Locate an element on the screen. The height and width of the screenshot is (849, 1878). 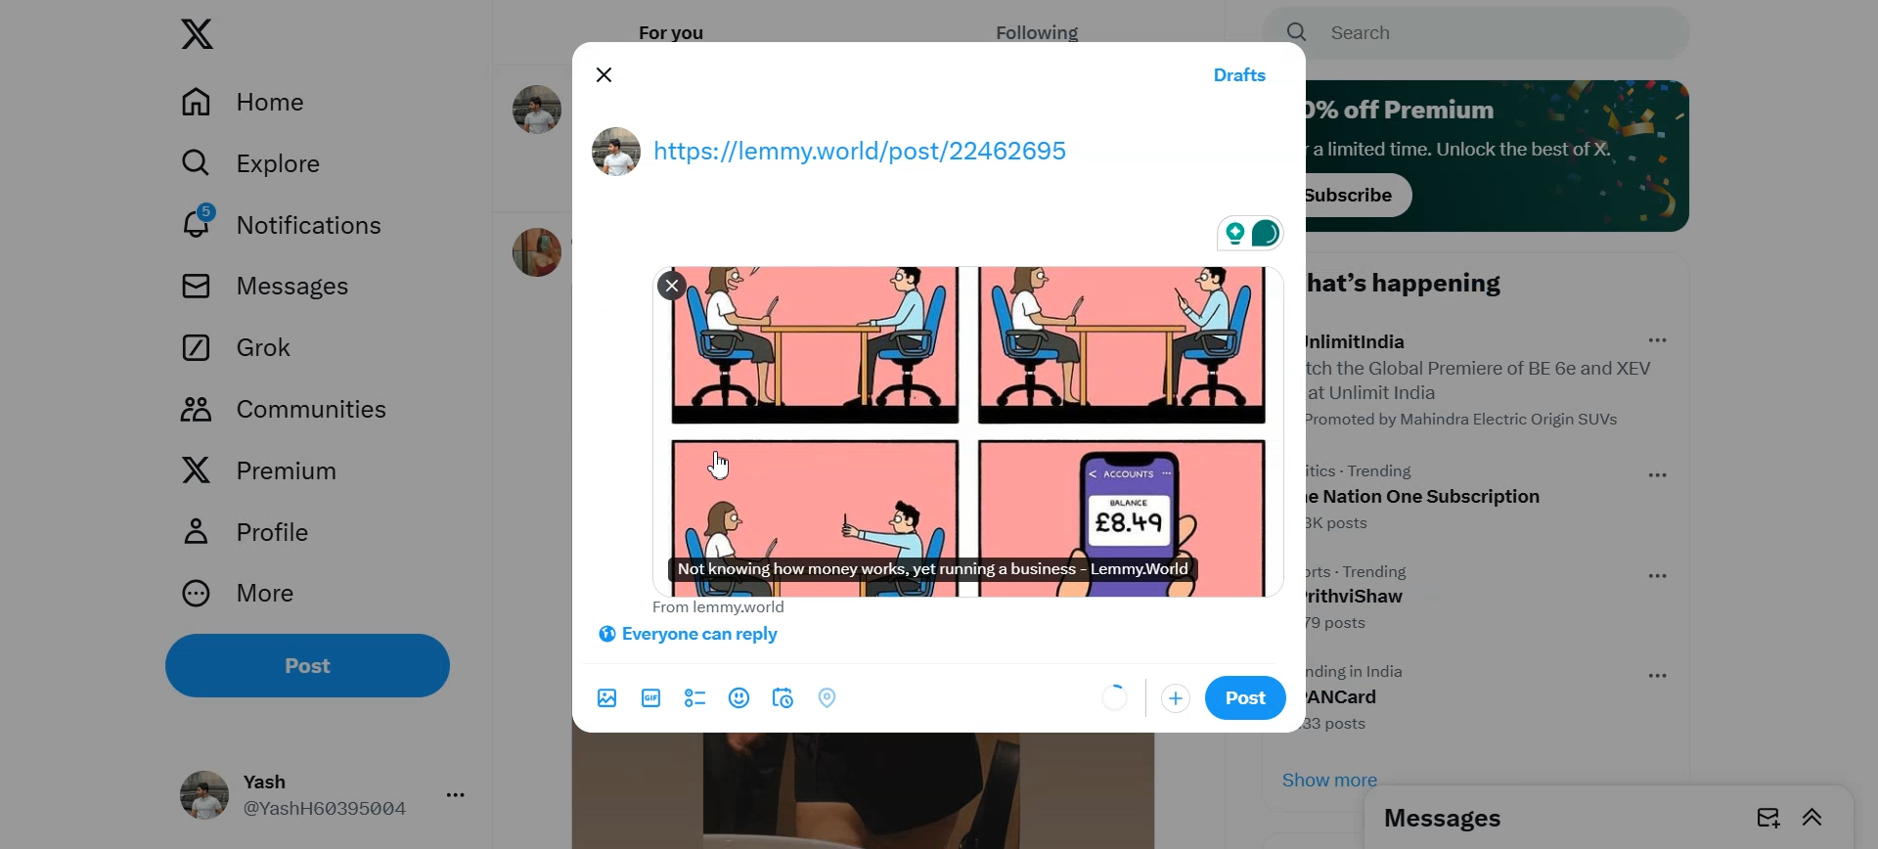
massage  box is located at coordinates (1766, 816).